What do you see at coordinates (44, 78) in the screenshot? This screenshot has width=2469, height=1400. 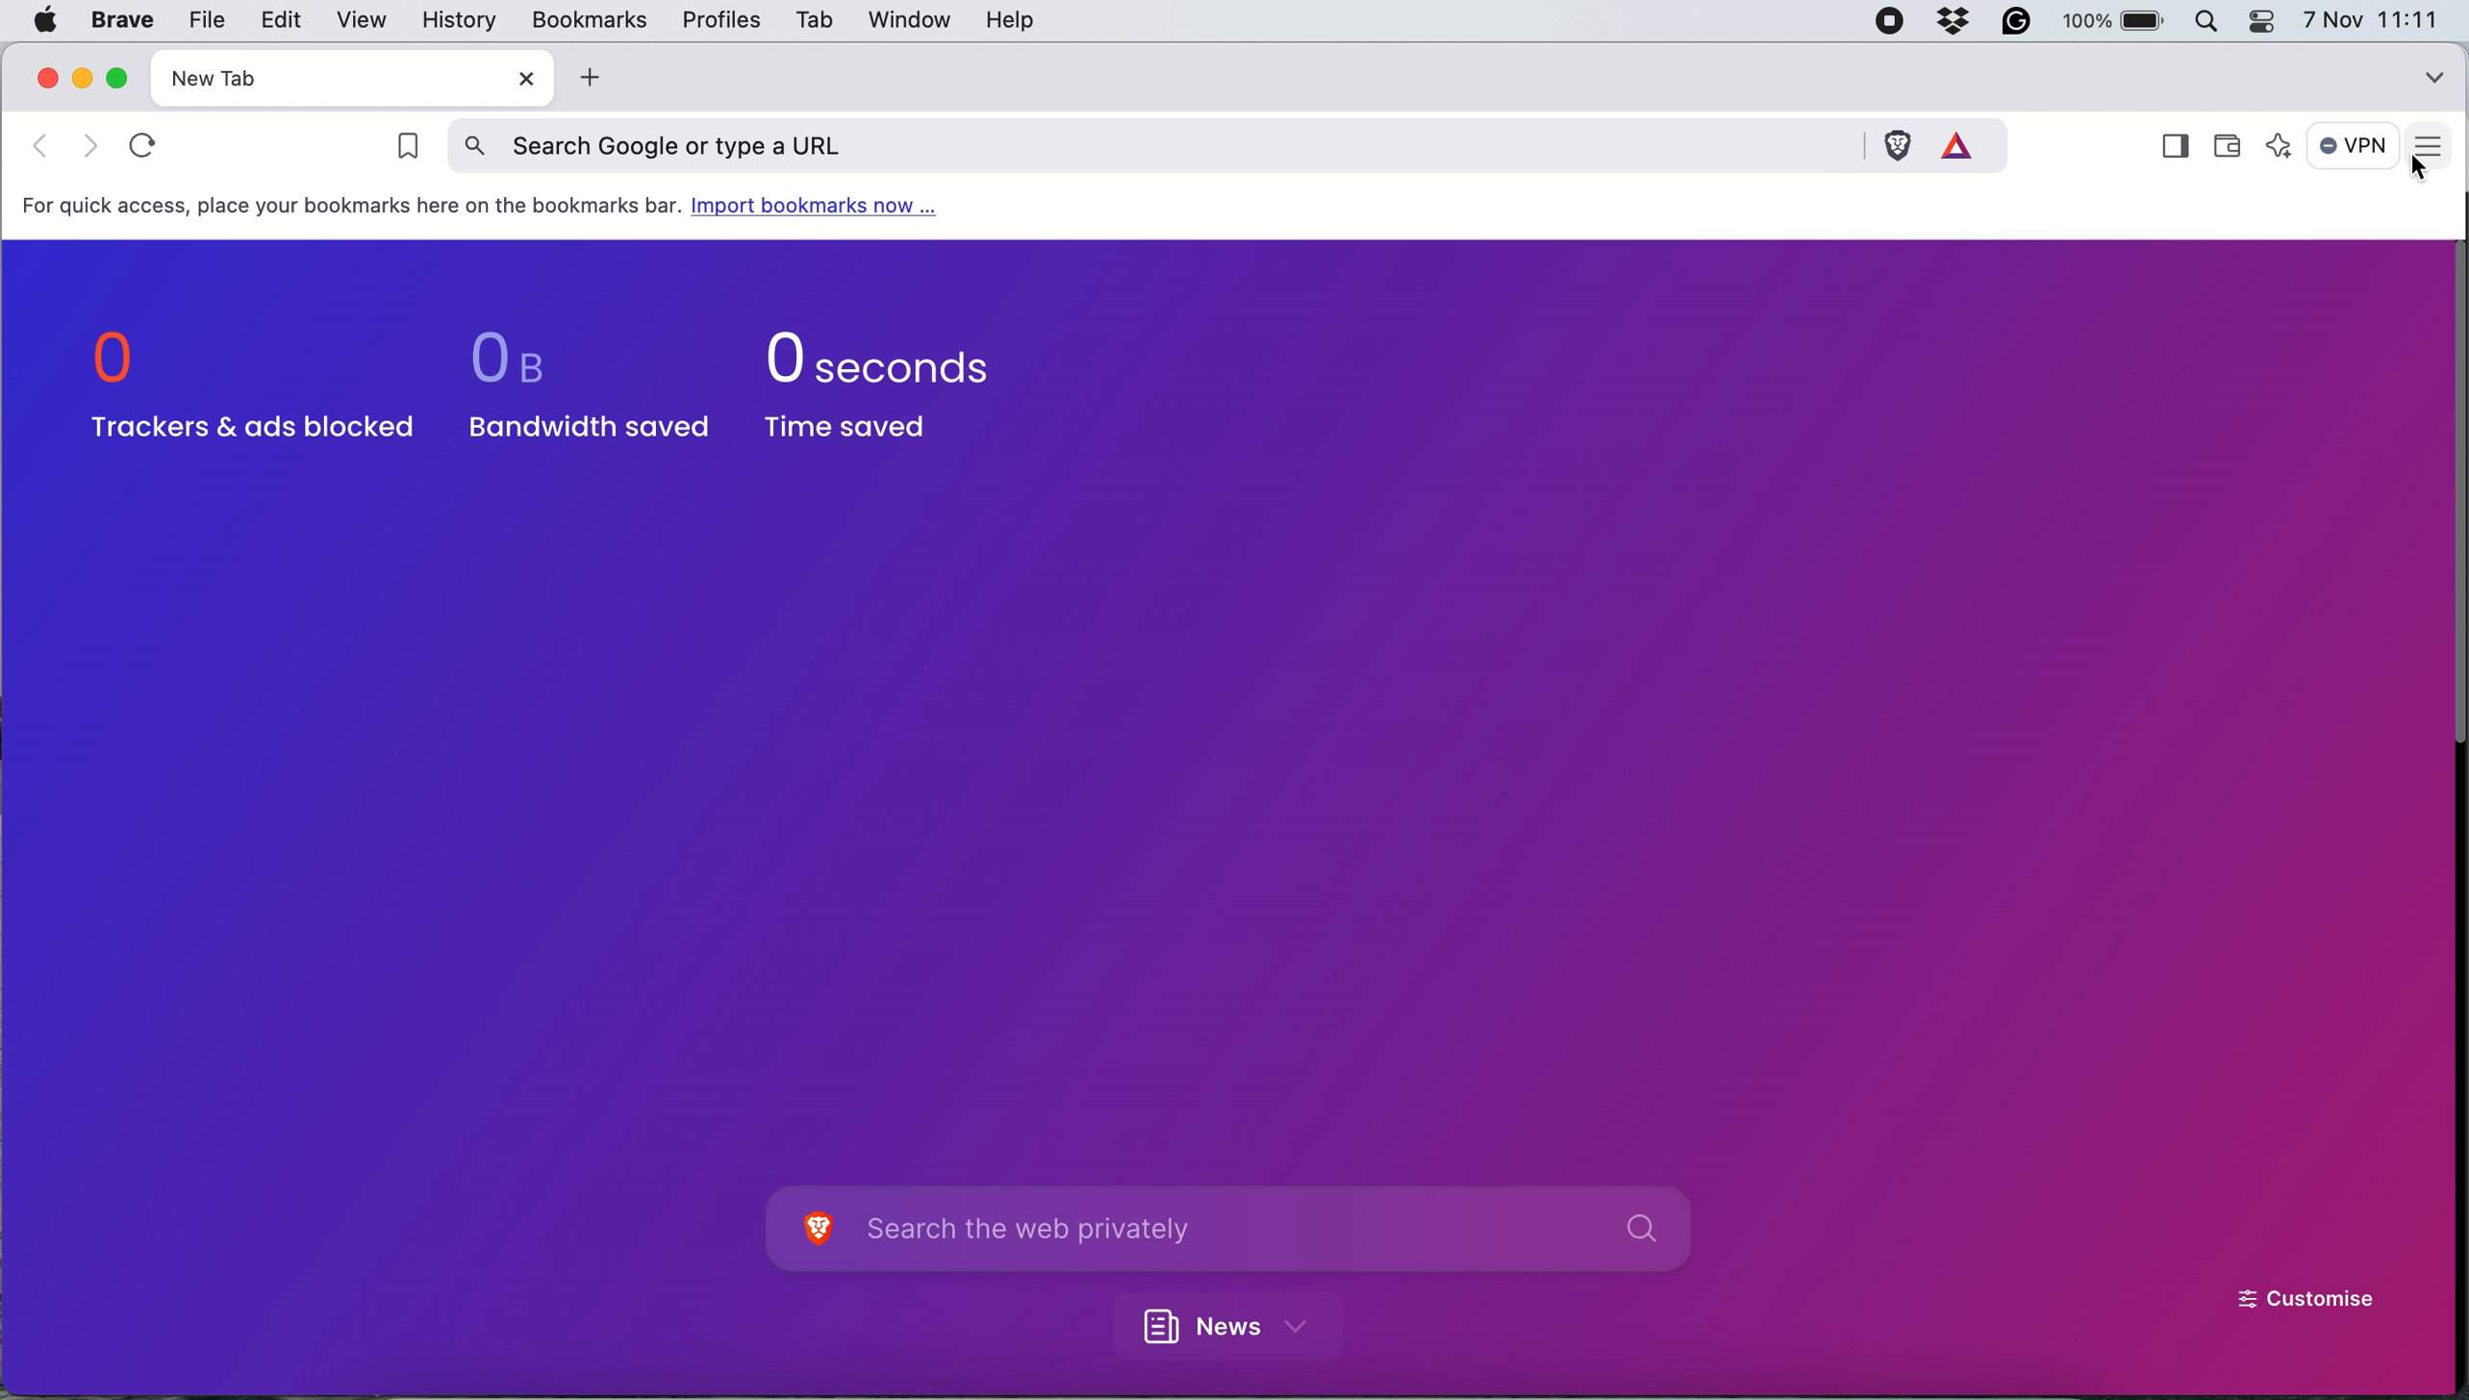 I see `close` at bounding box center [44, 78].